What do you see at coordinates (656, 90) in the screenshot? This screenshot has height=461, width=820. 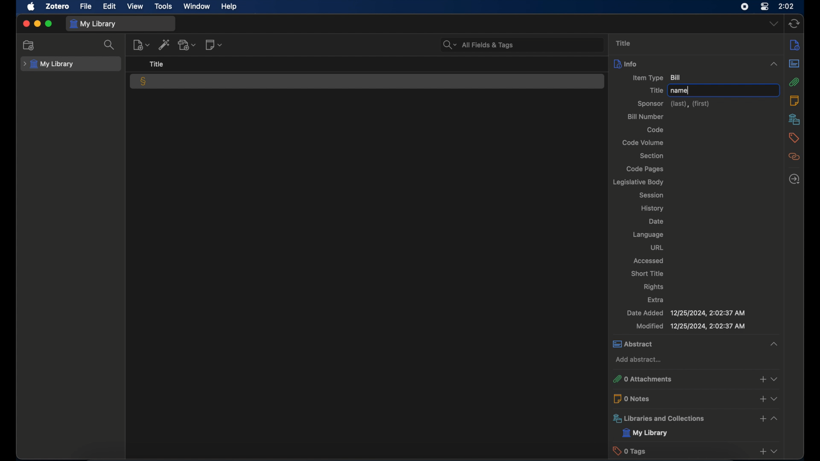 I see `title` at bounding box center [656, 90].